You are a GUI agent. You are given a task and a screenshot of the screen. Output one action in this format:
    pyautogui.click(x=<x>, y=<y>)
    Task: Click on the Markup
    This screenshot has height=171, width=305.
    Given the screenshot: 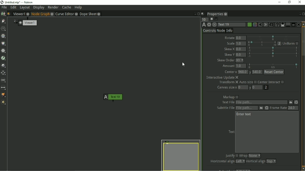 What is the action you would take?
    pyautogui.click(x=230, y=97)
    